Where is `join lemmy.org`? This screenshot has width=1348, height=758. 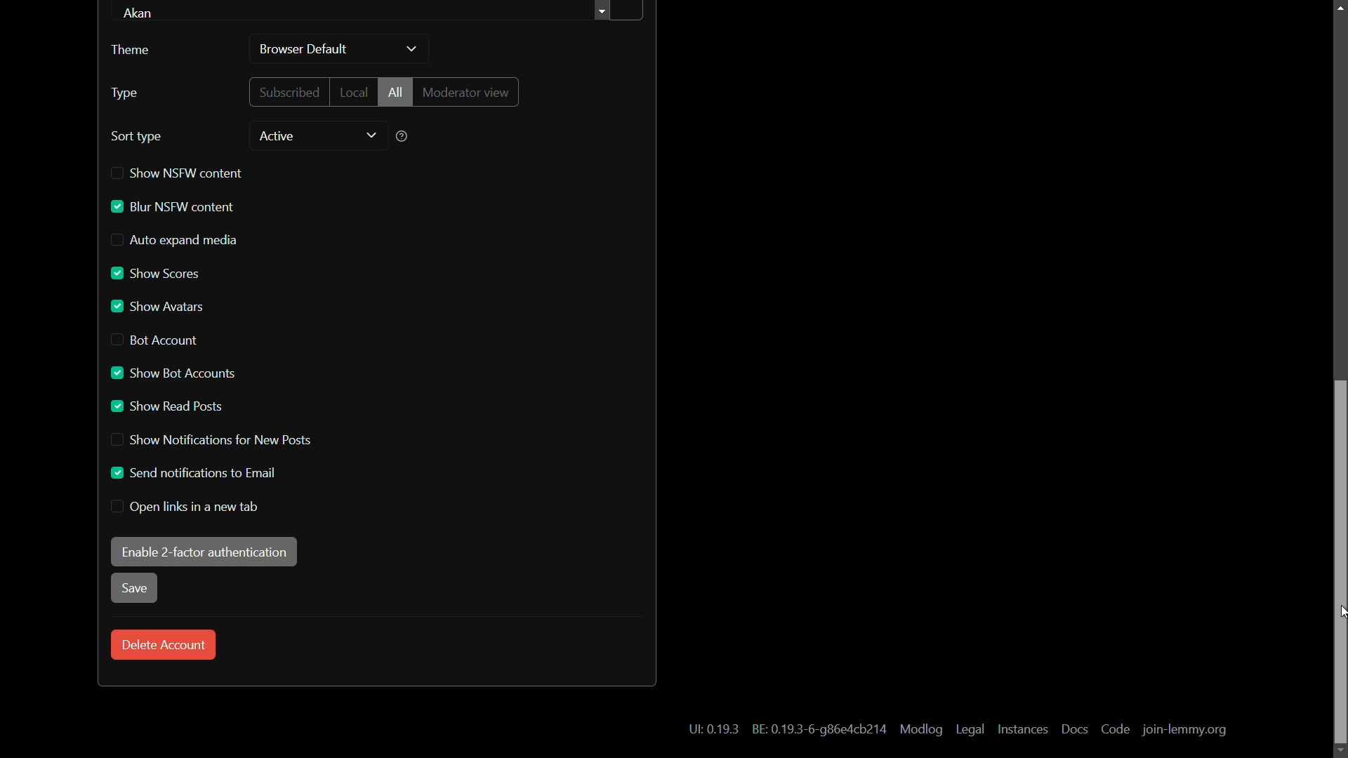
join lemmy.org is located at coordinates (1184, 731).